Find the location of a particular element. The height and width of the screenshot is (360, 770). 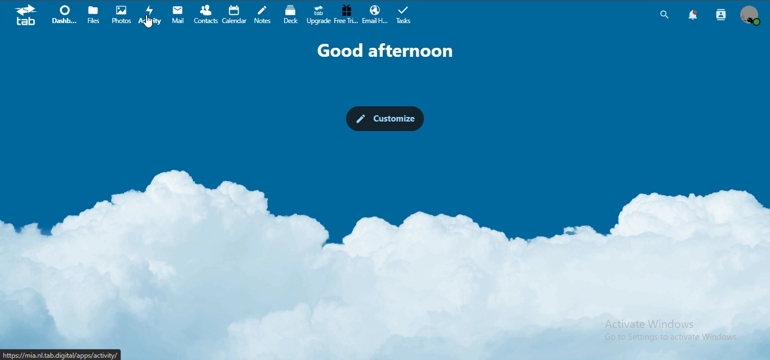

files is located at coordinates (94, 15).